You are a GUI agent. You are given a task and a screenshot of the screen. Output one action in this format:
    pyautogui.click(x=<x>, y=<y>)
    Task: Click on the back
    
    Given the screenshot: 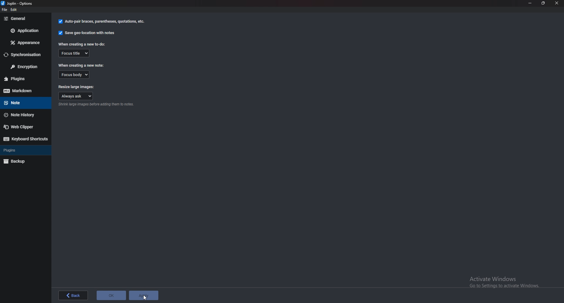 What is the action you would take?
    pyautogui.click(x=73, y=295)
    